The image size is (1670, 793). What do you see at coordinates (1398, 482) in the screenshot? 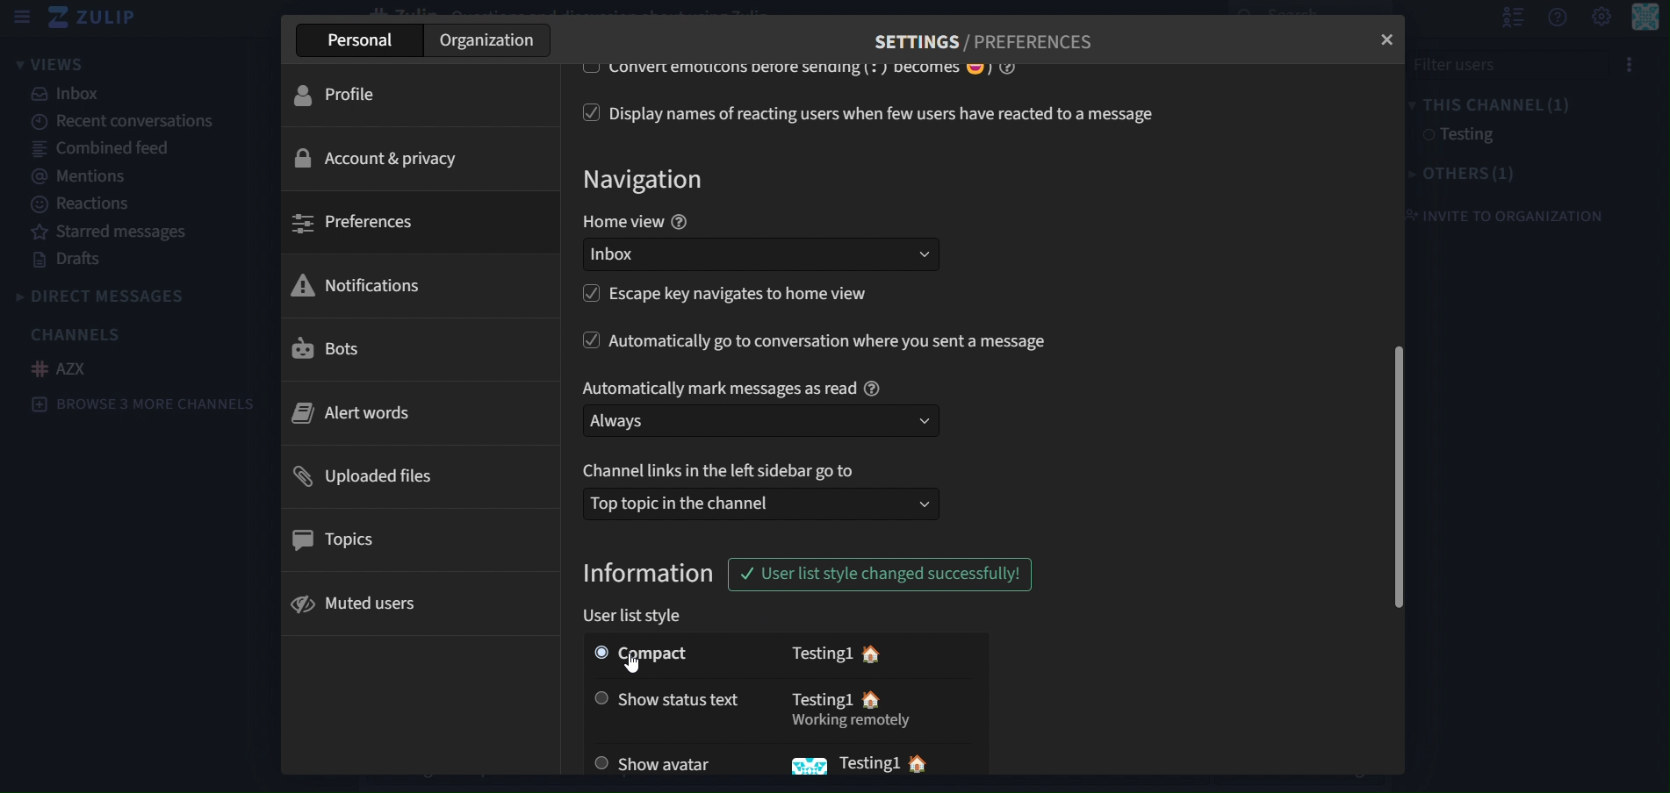
I see `vertical scrollbar` at bounding box center [1398, 482].